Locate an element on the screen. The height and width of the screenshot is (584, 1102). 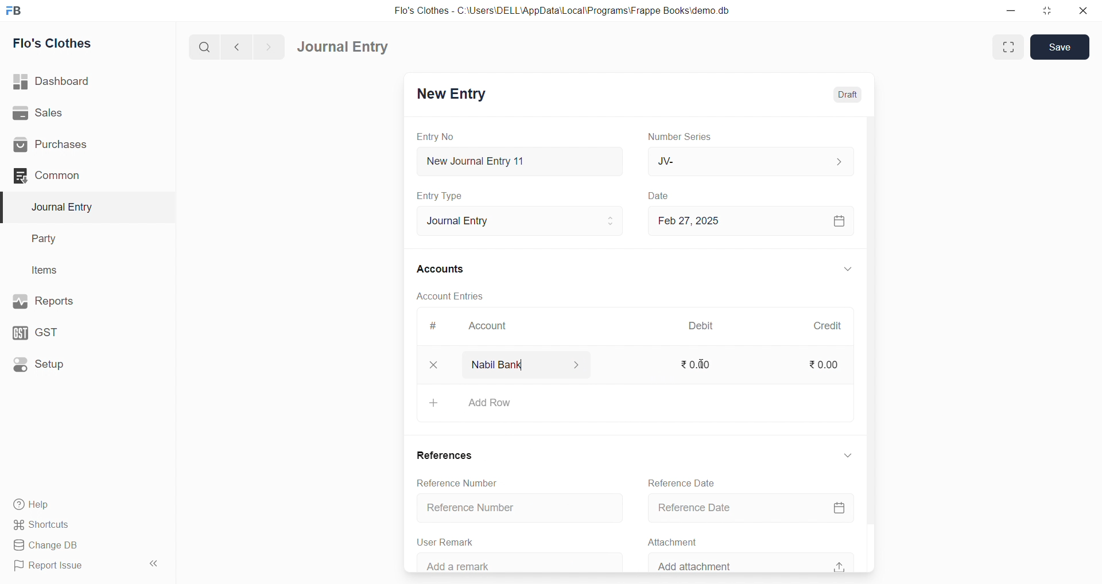
User Remark is located at coordinates (450, 542).